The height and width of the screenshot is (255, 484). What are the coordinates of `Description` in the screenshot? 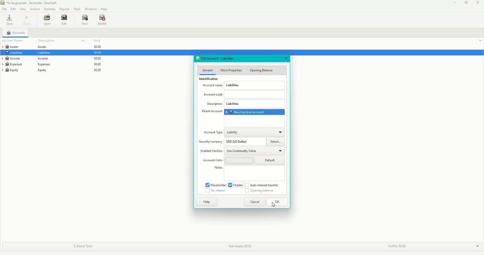 It's located at (215, 105).